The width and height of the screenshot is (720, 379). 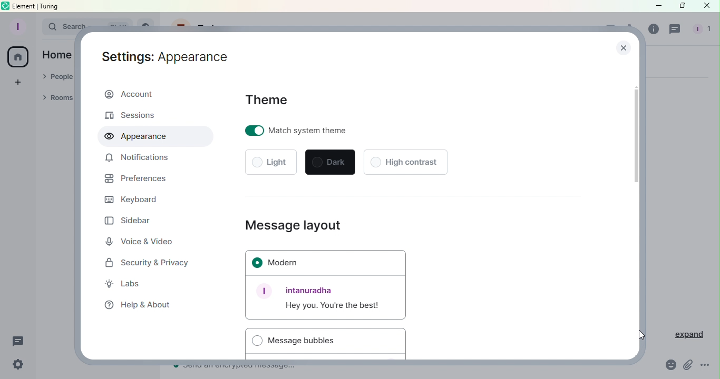 What do you see at coordinates (15, 366) in the screenshot?
I see `Quick settings` at bounding box center [15, 366].